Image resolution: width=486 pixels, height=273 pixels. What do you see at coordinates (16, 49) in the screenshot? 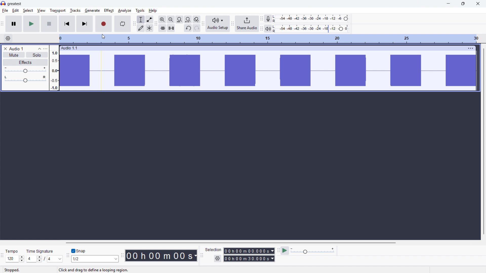
I see `audio 1` at bounding box center [16, 49].